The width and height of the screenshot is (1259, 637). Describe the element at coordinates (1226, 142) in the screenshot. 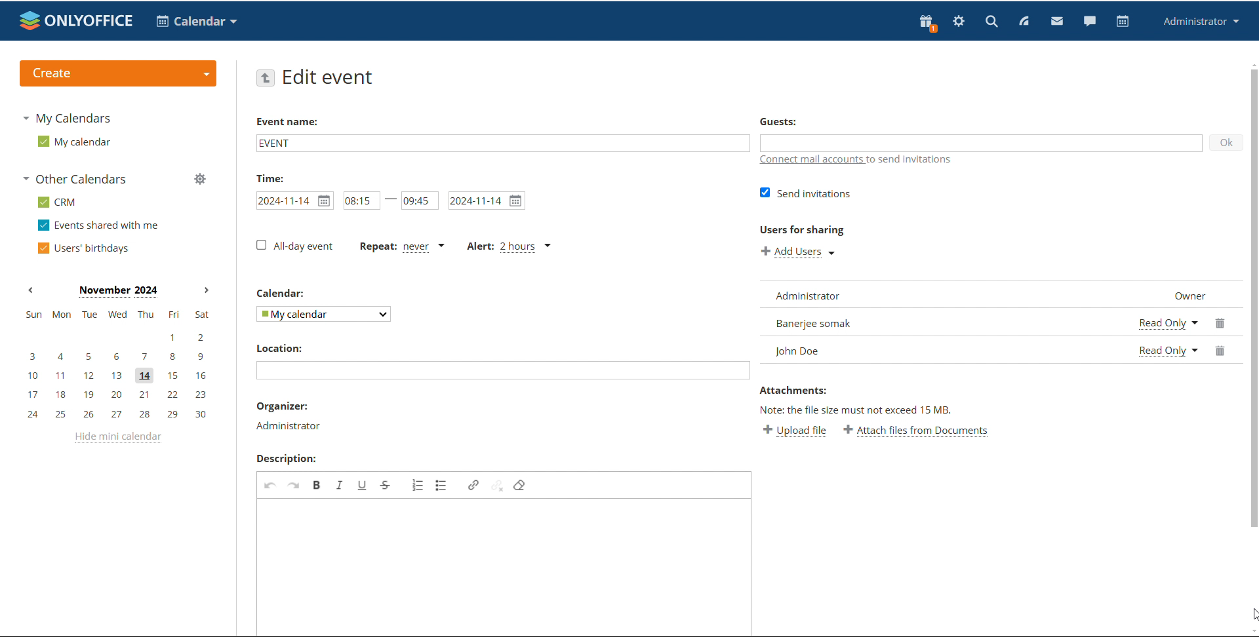

I see `ok` at that location.